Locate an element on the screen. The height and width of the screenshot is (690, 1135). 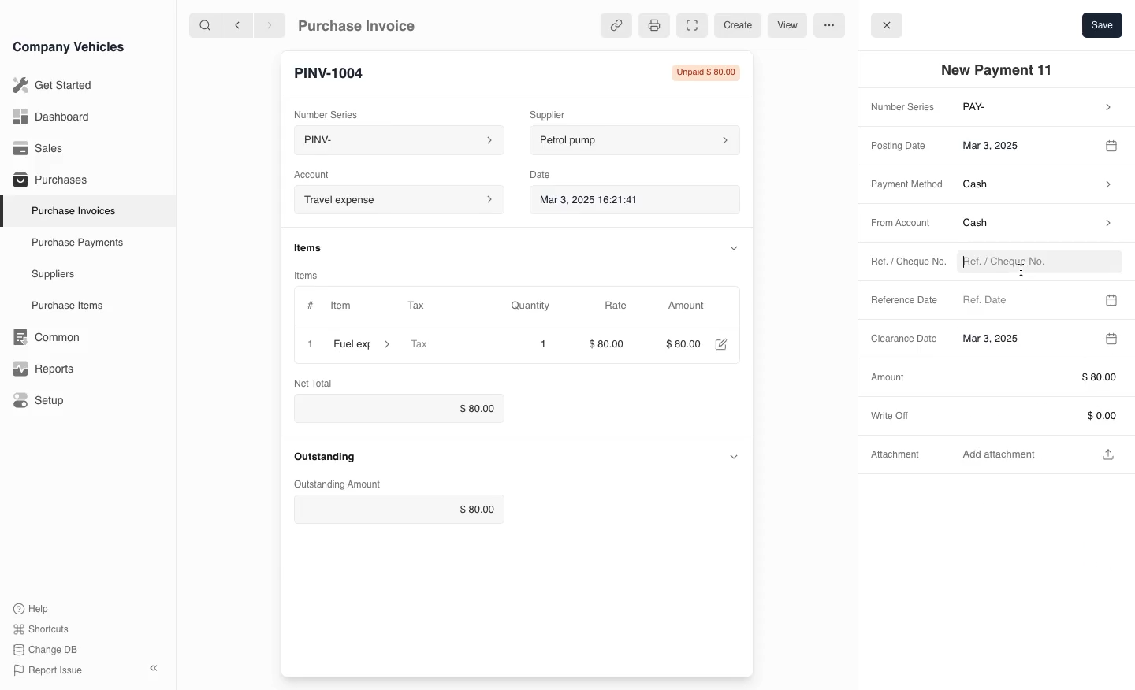
Purchase Payments is located at coordinates (76, 243).